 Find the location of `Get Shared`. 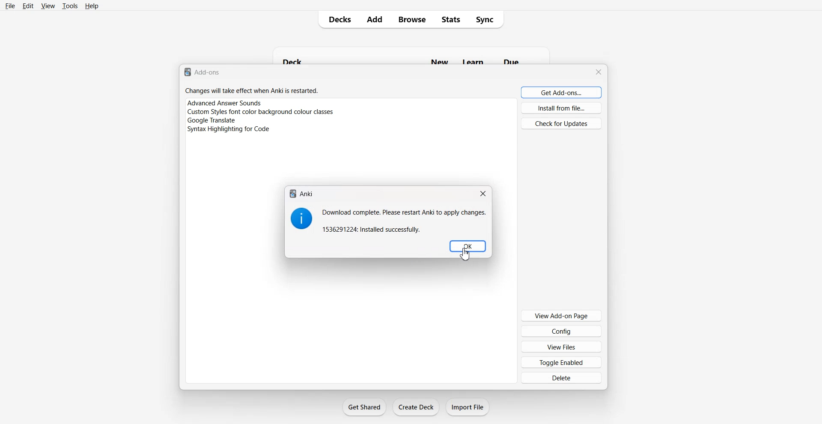

Get Shared is located at coordinates (365, 407).